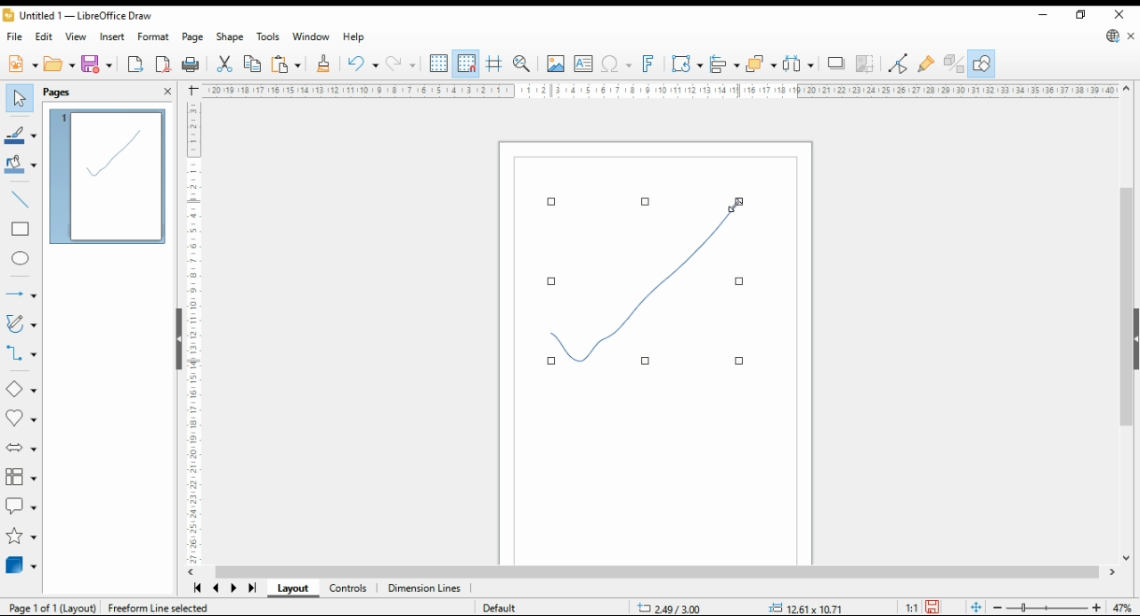 Image resolution: width=1140 pixels, height=616 pixels. Describe the element at coordinates (159, 609) in the screenshot. I see `freeroam line selected` at that location.